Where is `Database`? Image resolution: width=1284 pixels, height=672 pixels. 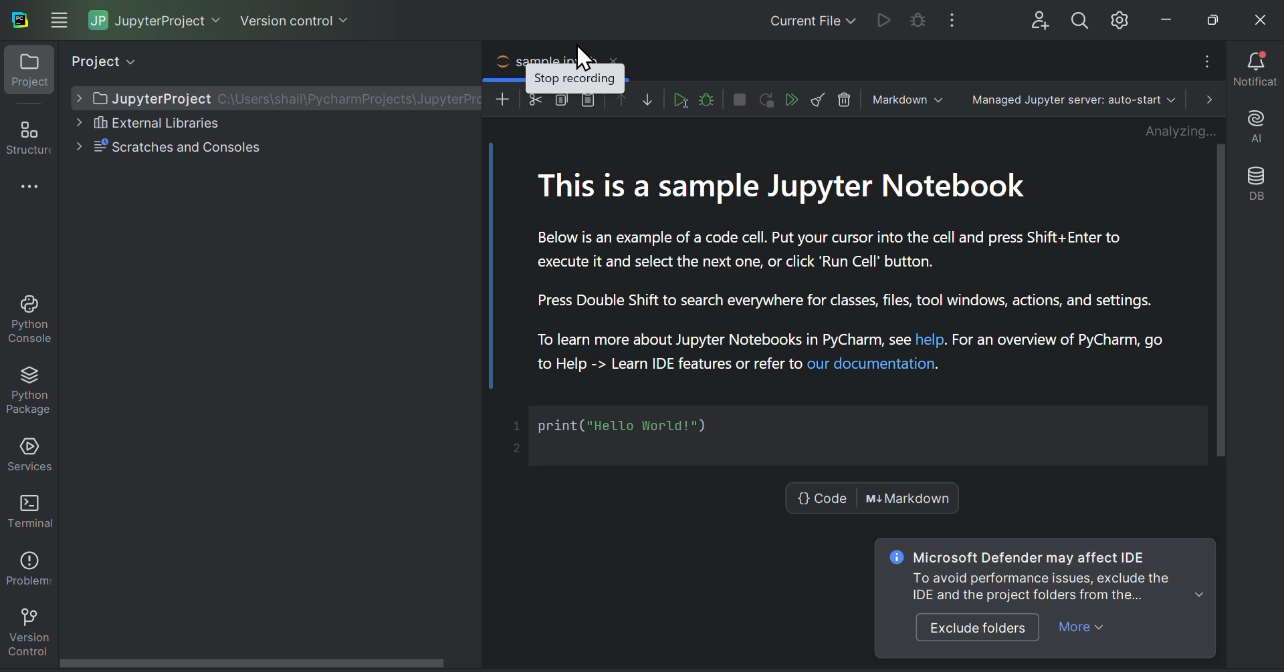
Database is located at coordinates (1259, 184).